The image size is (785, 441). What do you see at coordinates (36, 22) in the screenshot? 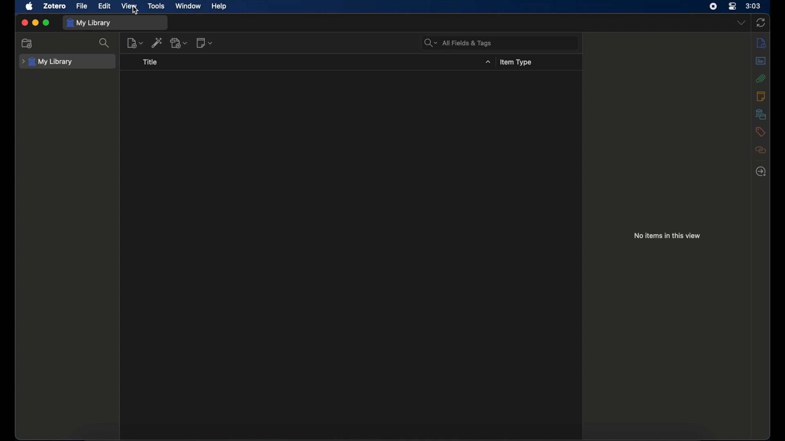
I see `minimize` at bounding box center [36, 22].